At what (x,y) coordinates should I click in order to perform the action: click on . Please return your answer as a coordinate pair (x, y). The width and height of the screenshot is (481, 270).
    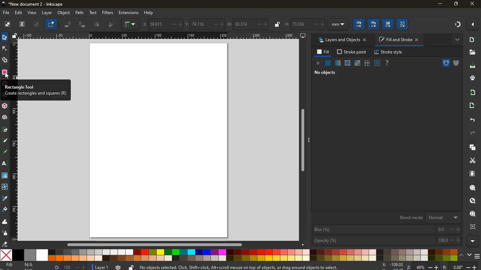
    Looking at the image, I should click on (302, 140).